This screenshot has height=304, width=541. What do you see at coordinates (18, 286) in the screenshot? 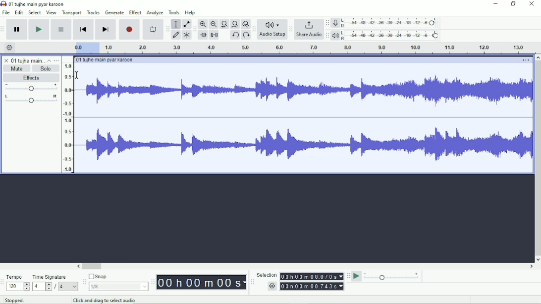
I see `Tempo Range` at bounding box center [18, 286].